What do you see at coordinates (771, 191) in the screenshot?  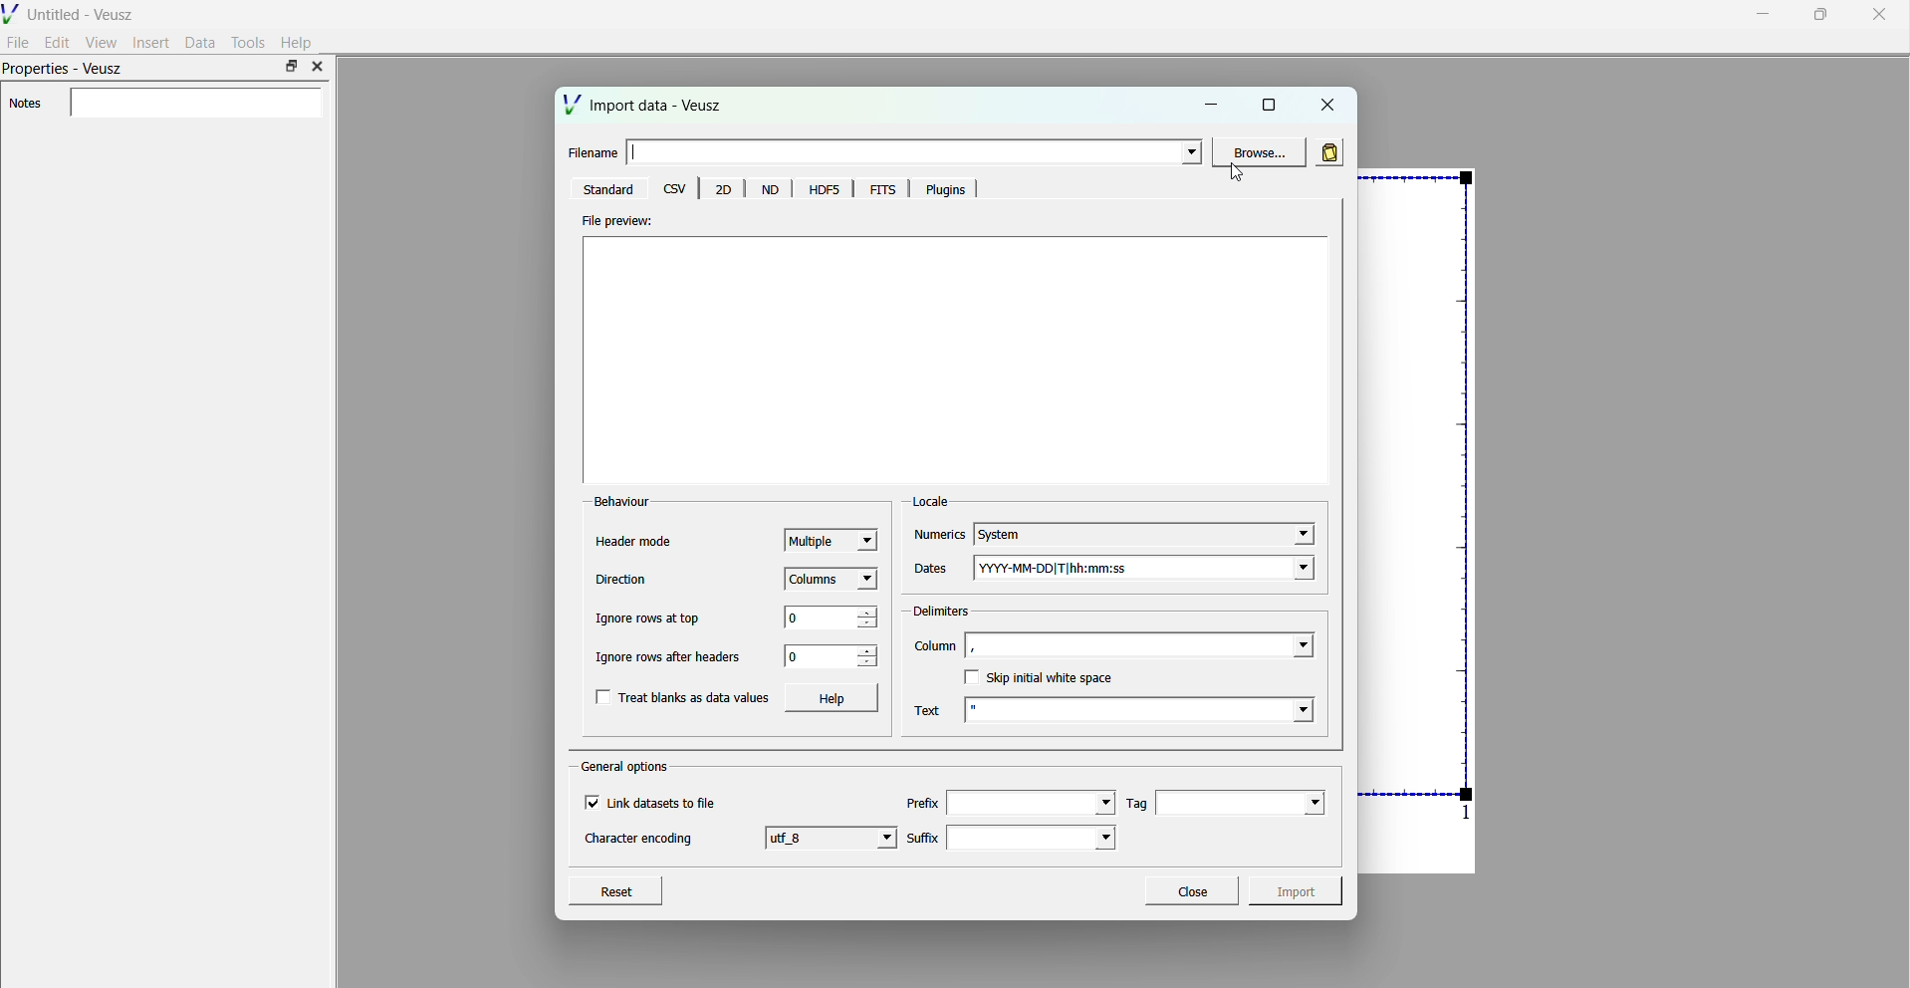 I see `` at bounding box center [771, 191].